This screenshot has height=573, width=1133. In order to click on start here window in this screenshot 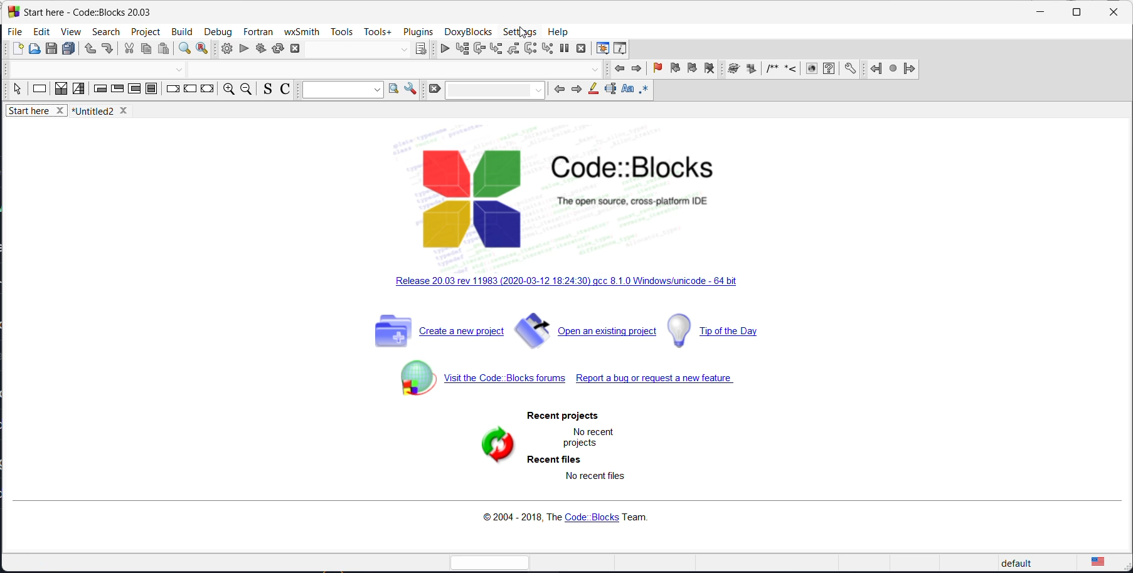, I will do `click(85, 11)`.